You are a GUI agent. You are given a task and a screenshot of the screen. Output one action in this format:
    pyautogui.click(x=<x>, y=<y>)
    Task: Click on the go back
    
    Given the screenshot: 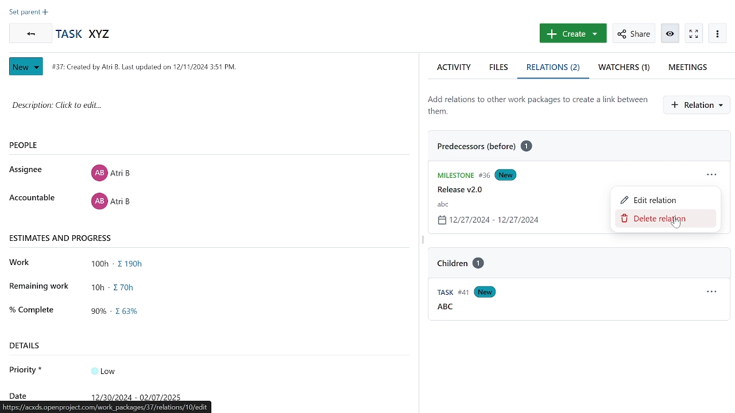 What is the action you would take?
    pyautogui.click(x=29, y=33)
    